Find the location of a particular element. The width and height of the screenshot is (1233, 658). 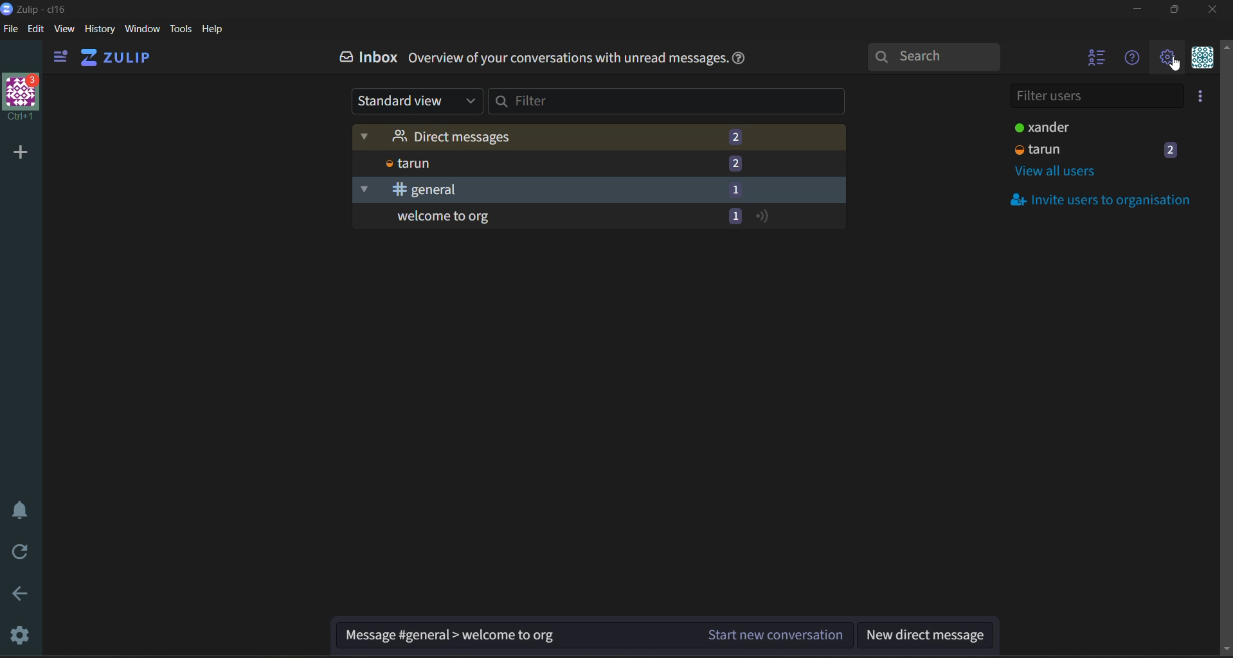

tools is located at coordinates (181, 29).